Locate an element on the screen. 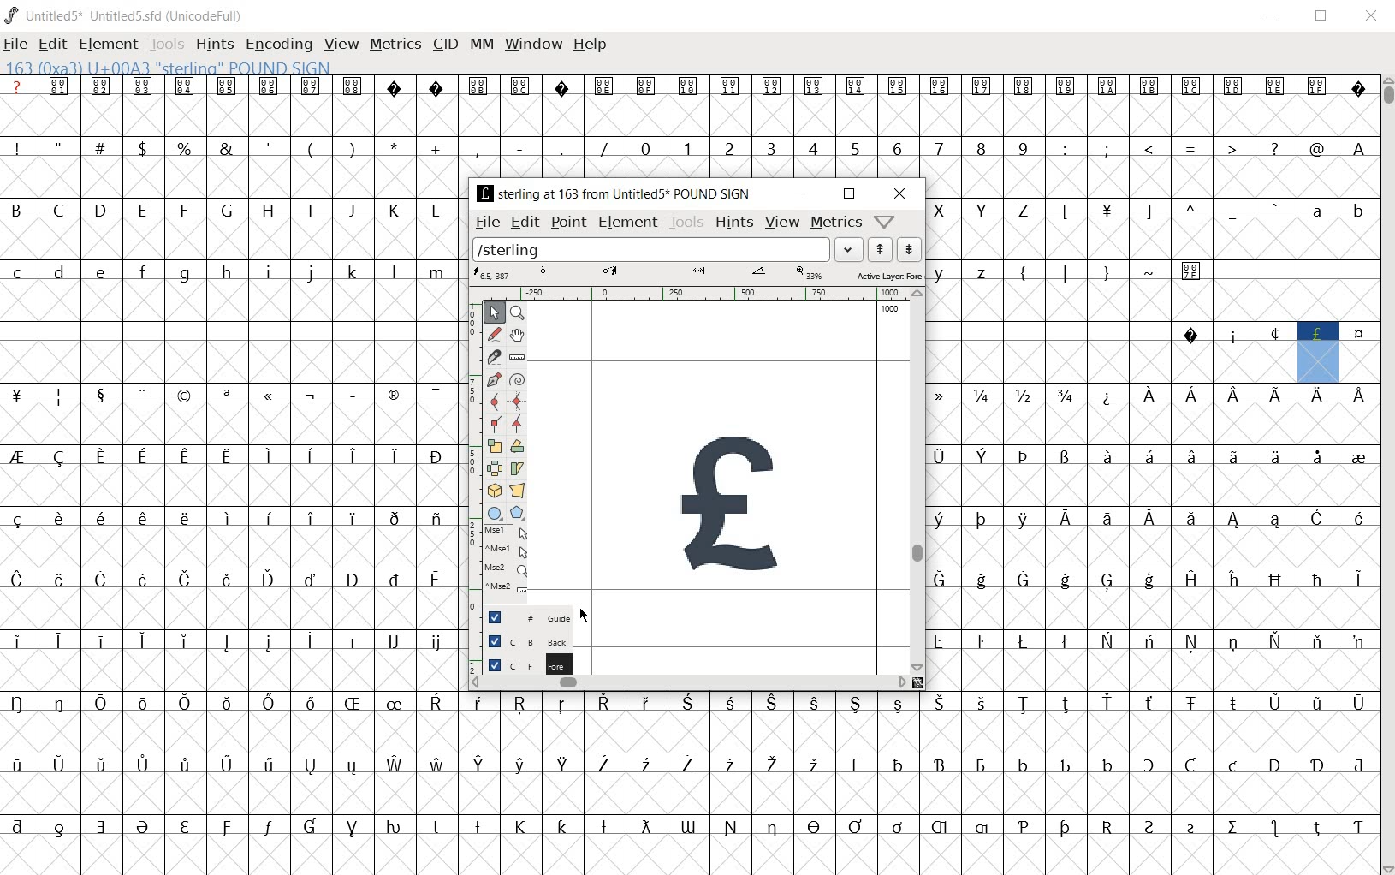 Image resolution: width=1395 pixels, height=875 pixels. D is located at coordinates (99, 209).